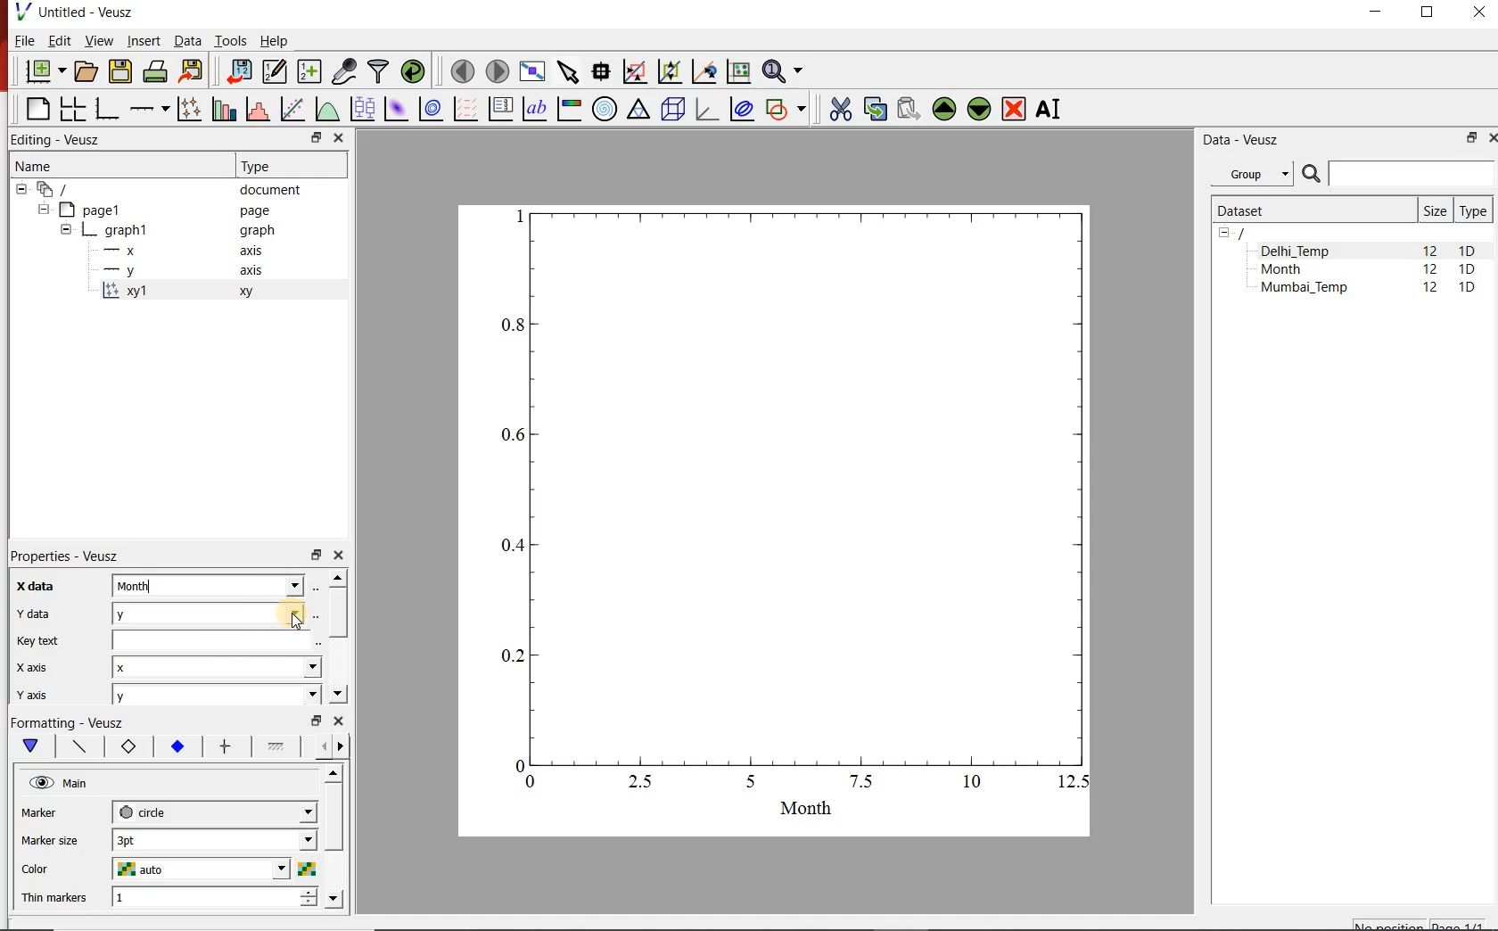 The width and height of the screenshot is (1498, 931). What do you see at coordinates (292, 109) in the screenshot?
I see `fit a function to data` at bounding box center [292, 109].